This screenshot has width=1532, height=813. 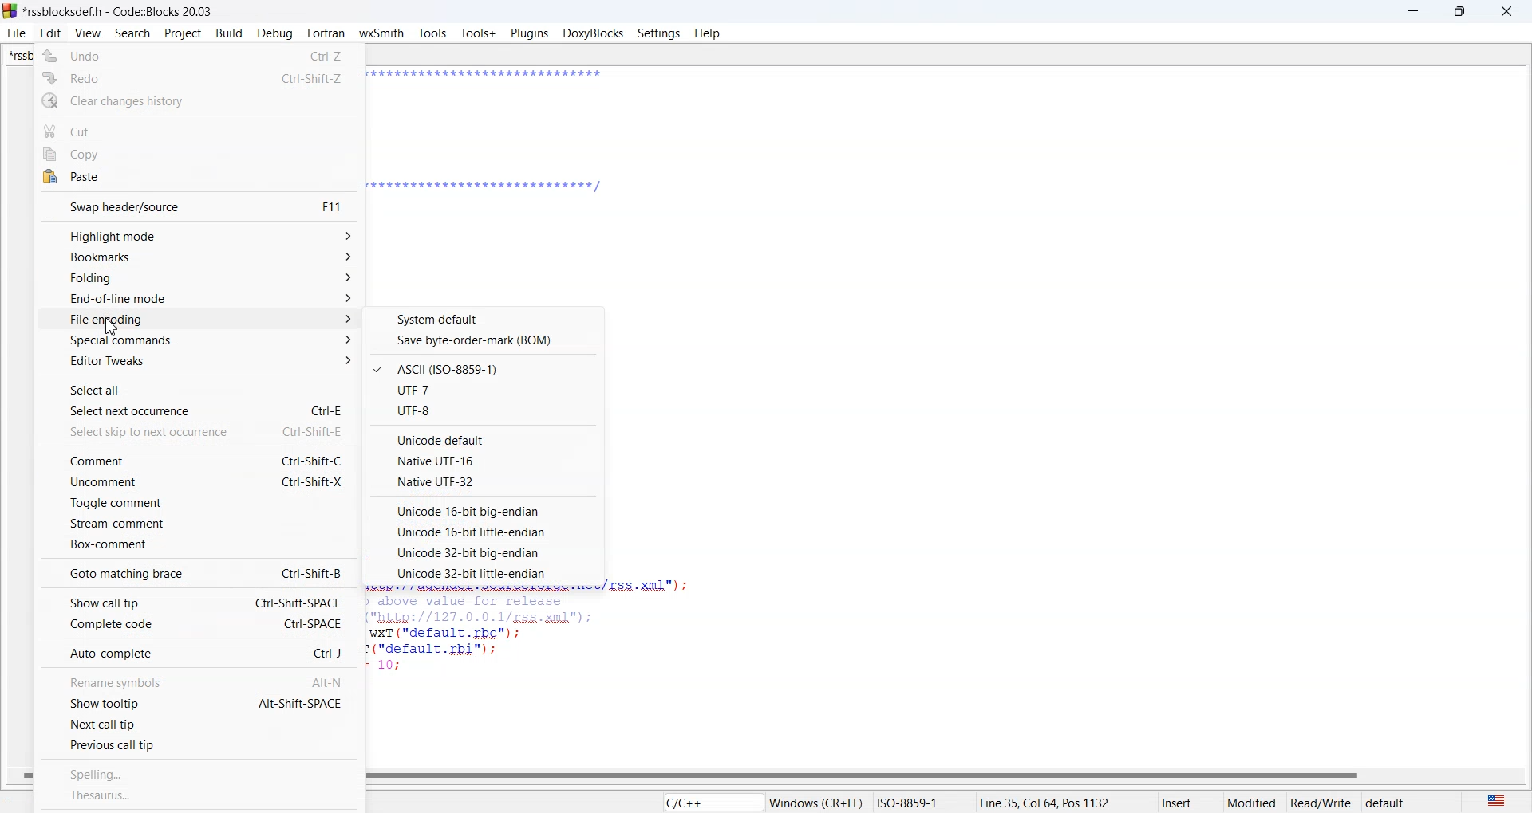 What do you see at coordinates (201, 430) in the screenshot?
I see `select skip to next occurrence` at bounding box center [201, 430].